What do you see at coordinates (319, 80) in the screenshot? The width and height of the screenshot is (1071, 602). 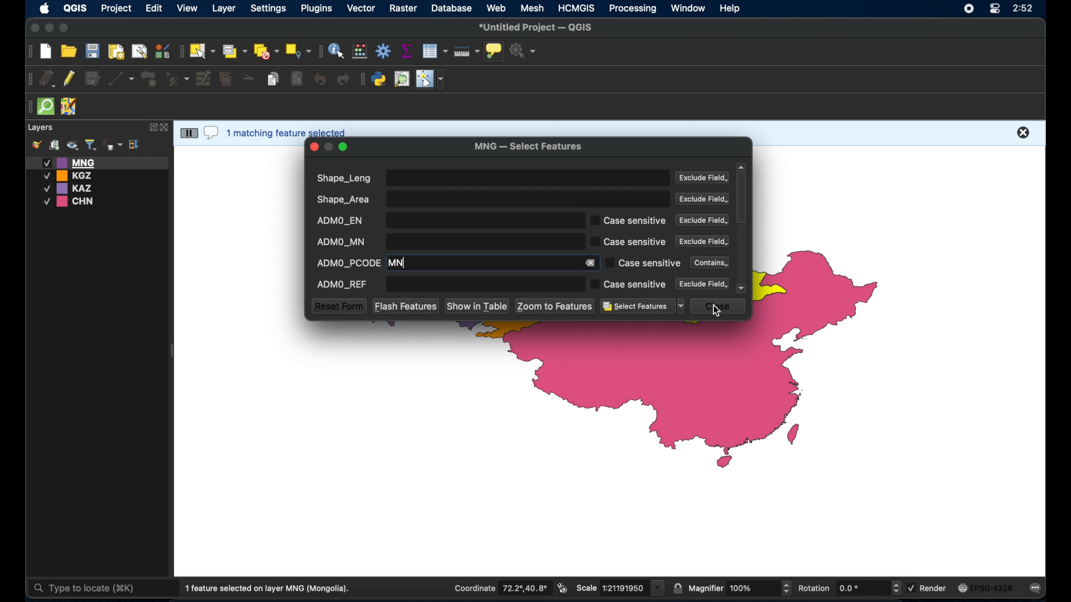 I see `undo` at bounding box center [319, 80].